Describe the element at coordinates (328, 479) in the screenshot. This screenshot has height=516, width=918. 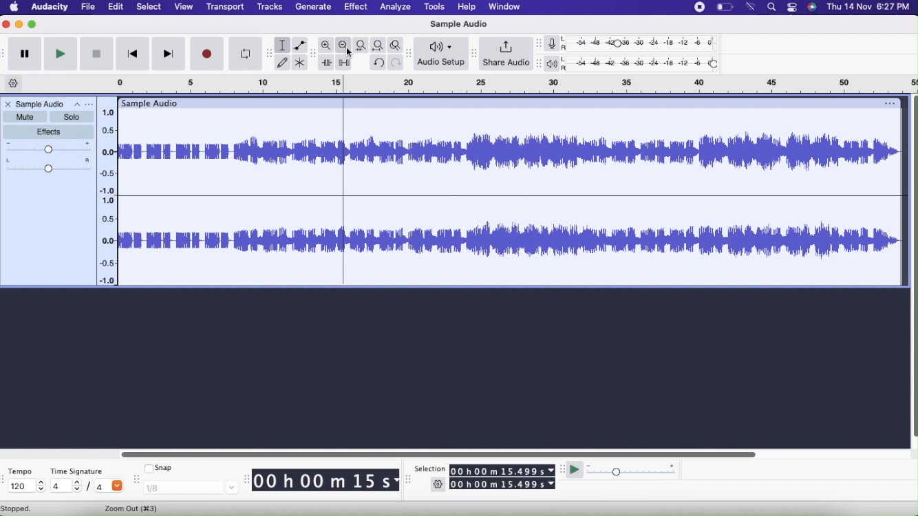
I see `00 h 00 m 15 s` at that location.